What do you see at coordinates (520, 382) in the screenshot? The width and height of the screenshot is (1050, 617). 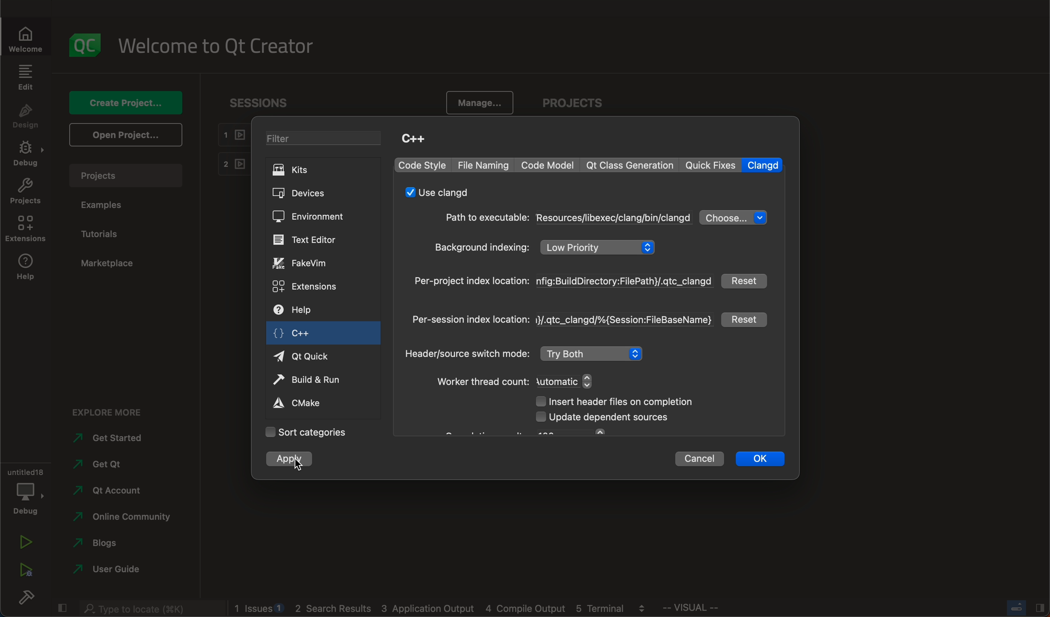 I see `thread count` at bounding box center [520, 382].